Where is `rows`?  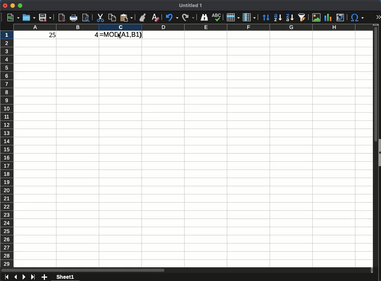 rows is located at coordinates (233, 17).